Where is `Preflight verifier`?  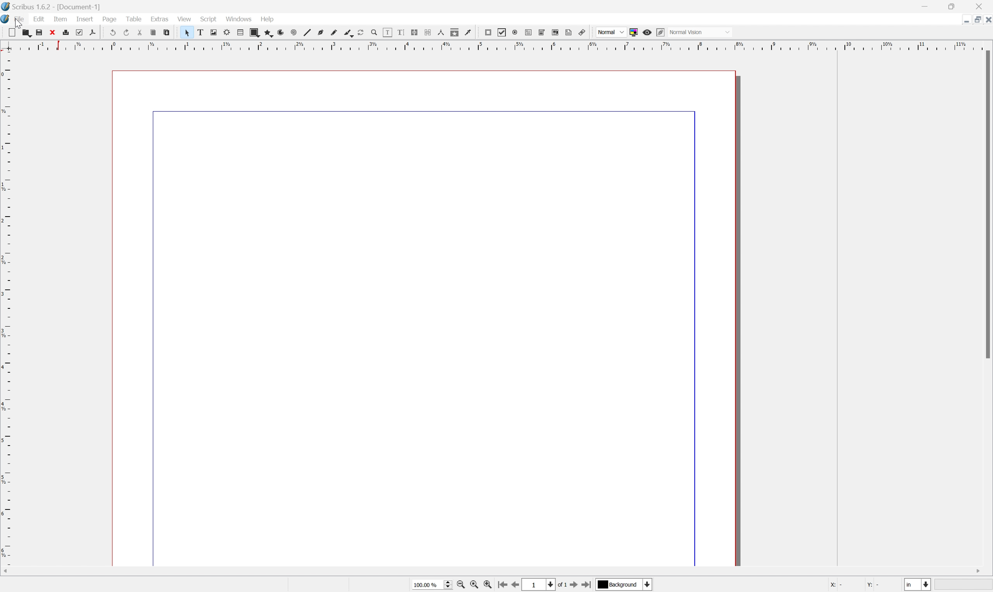 Preflight verifier is located at coordinates (82, 32).